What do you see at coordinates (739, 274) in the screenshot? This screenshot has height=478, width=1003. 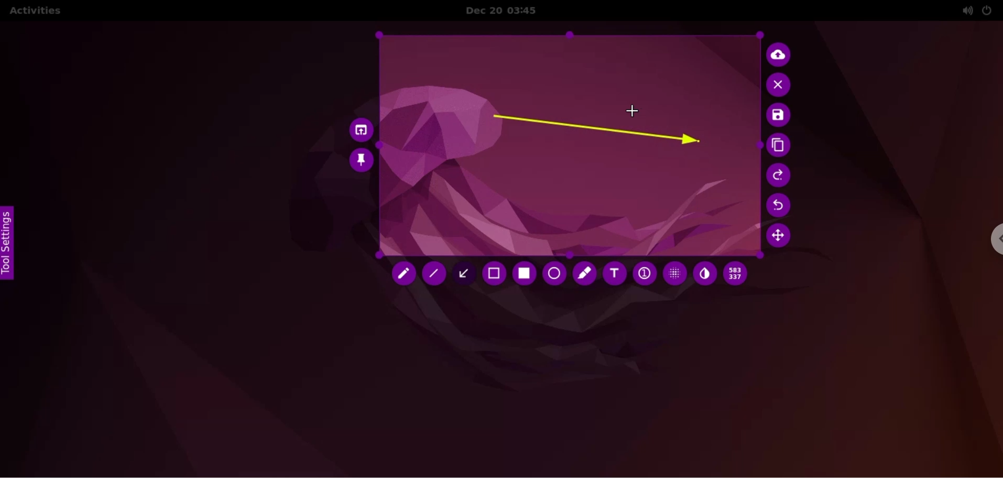 I see `x and y coordinates value` at bounding box center [739, 274].